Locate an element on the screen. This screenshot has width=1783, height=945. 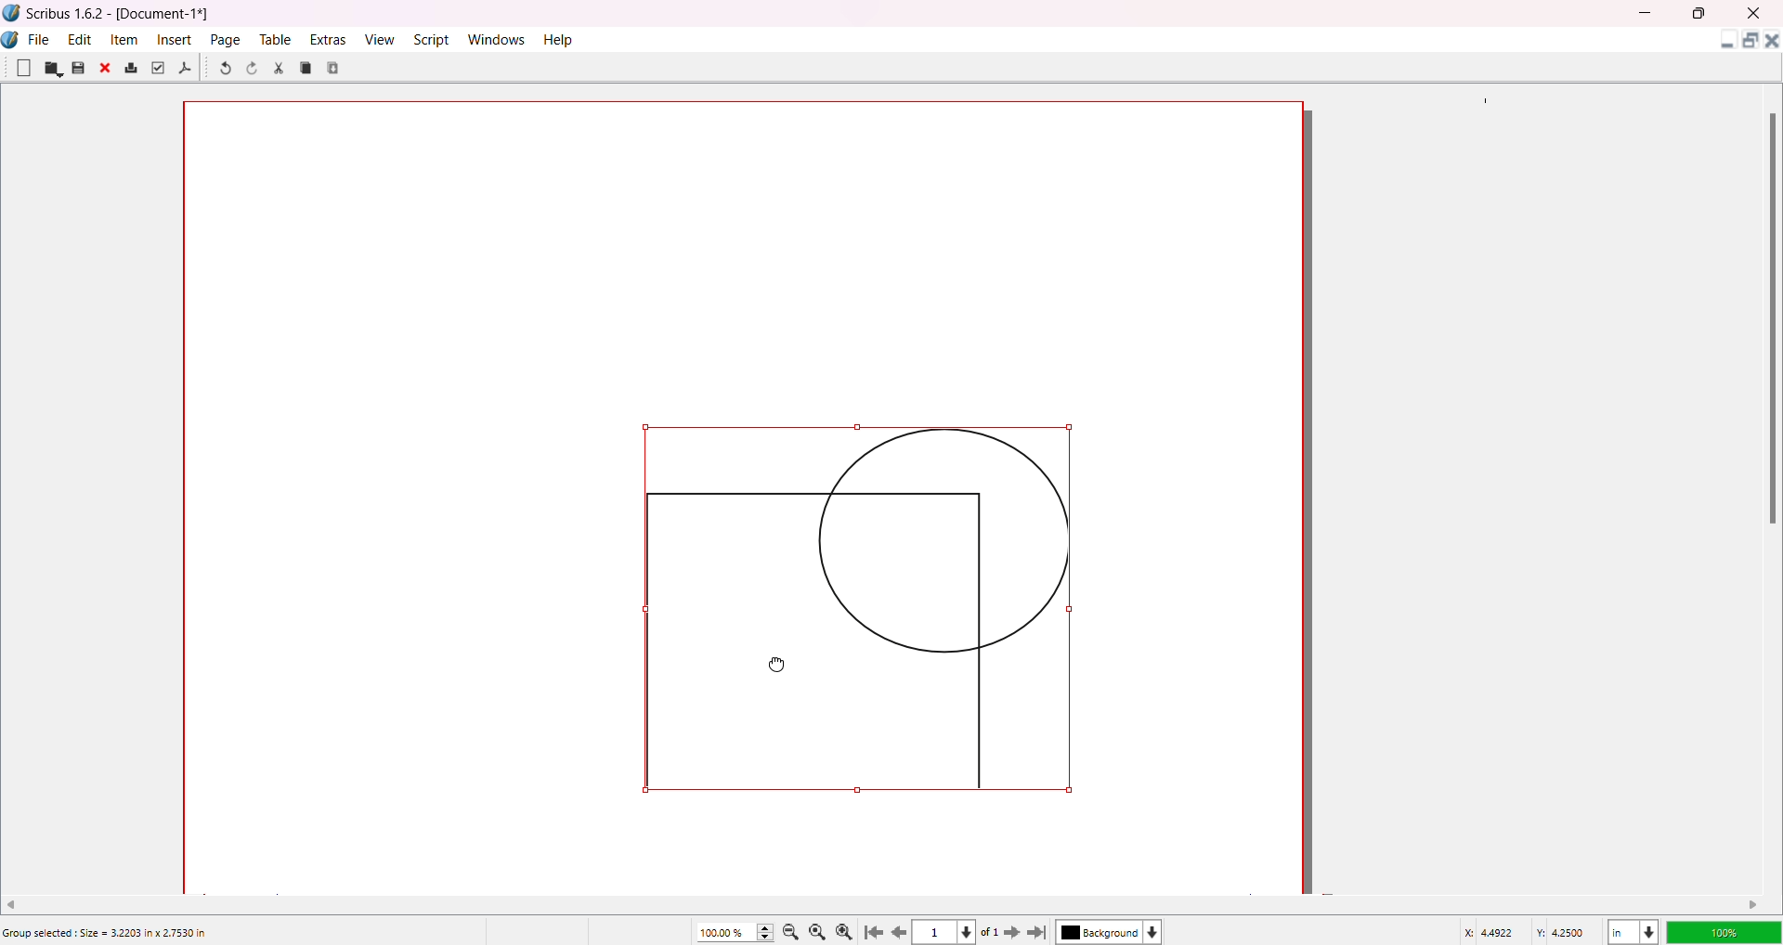
MInimize is located at coordinates (1648, 13).